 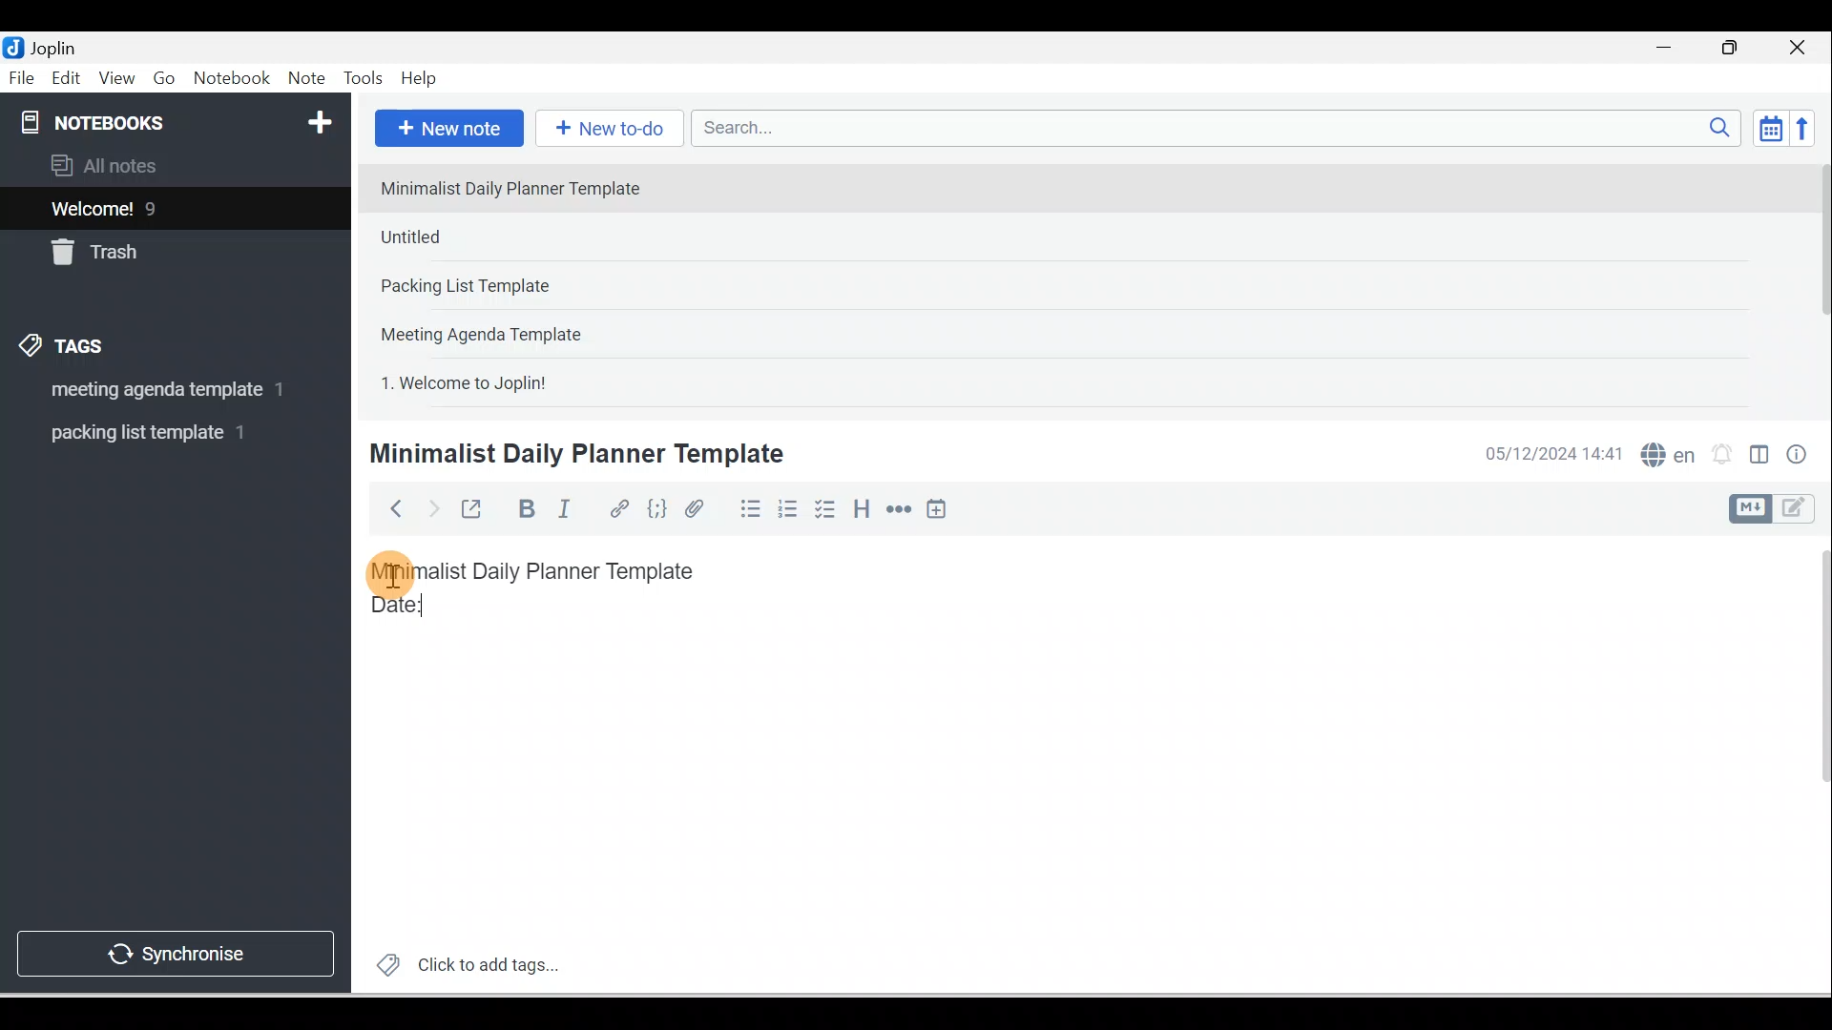 What do you see at coordinates (460, 962) in the screenshot?
I see `Click to add tags` at bounding box center [460, 962].